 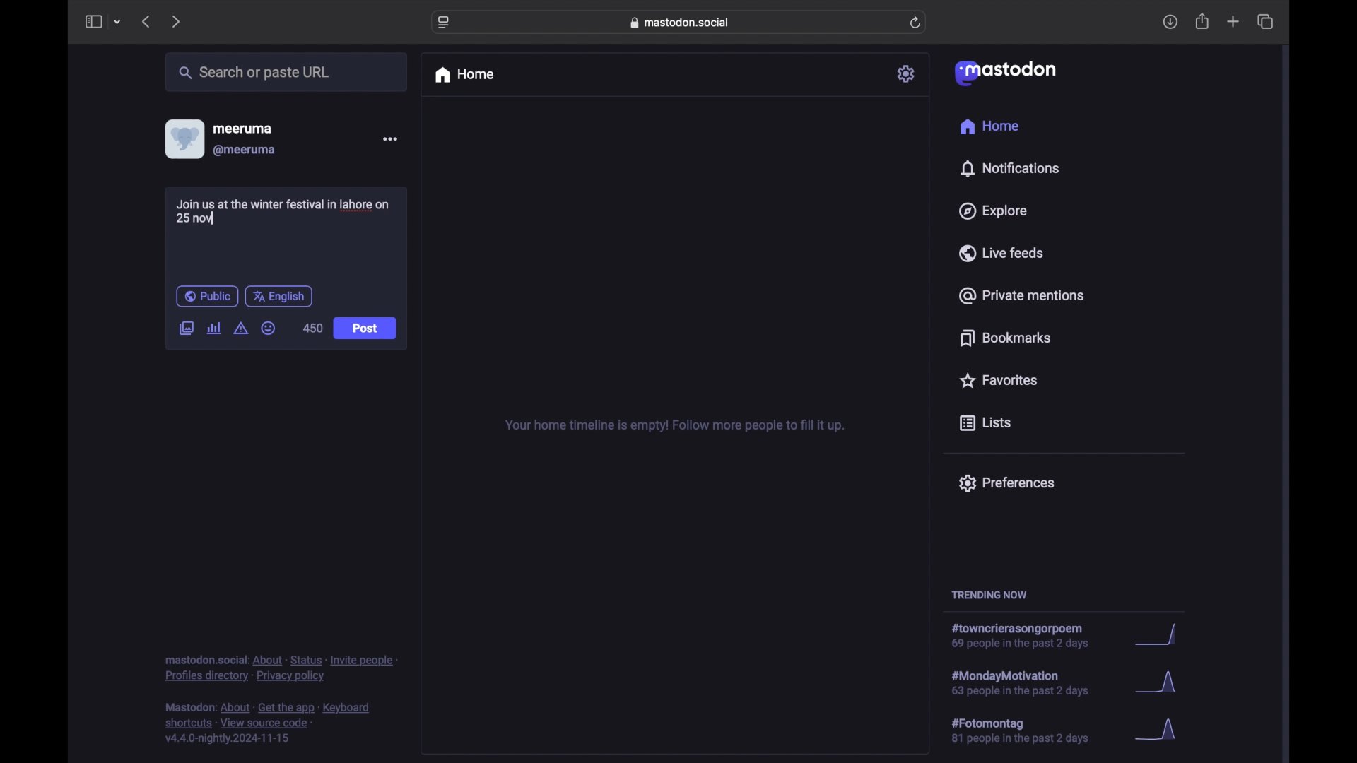 I want to click on previous, so click(x=146, y=21).